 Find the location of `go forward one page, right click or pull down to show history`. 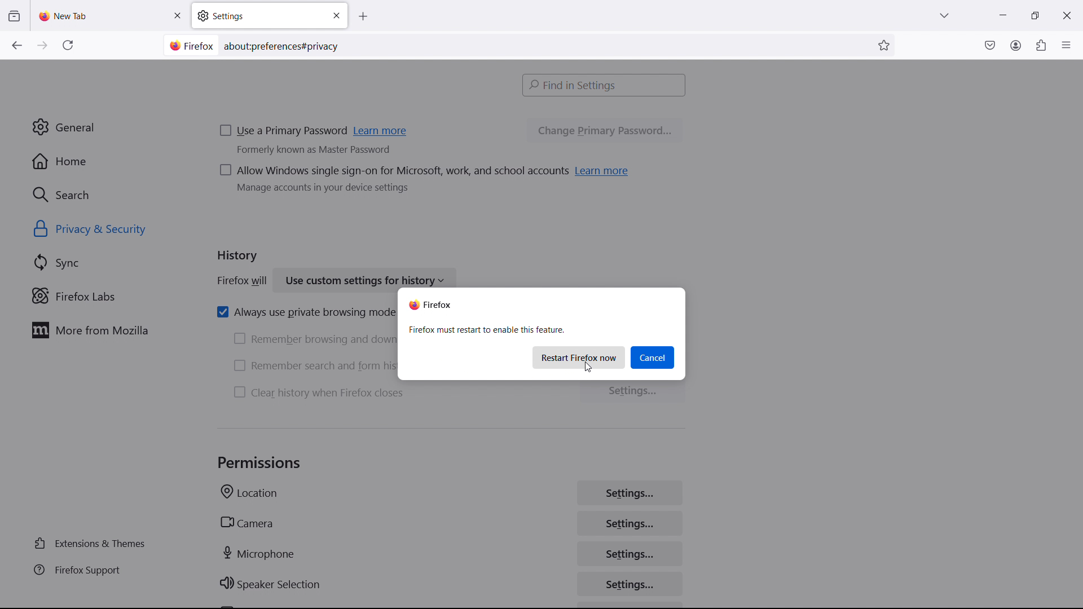

go forward one page, right click or pull down to show history is located at coordinates (42, 46).